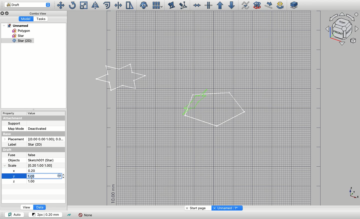  Describe the element at coordinates (107, 5) in the screenshot. I see `Offset` at that location.